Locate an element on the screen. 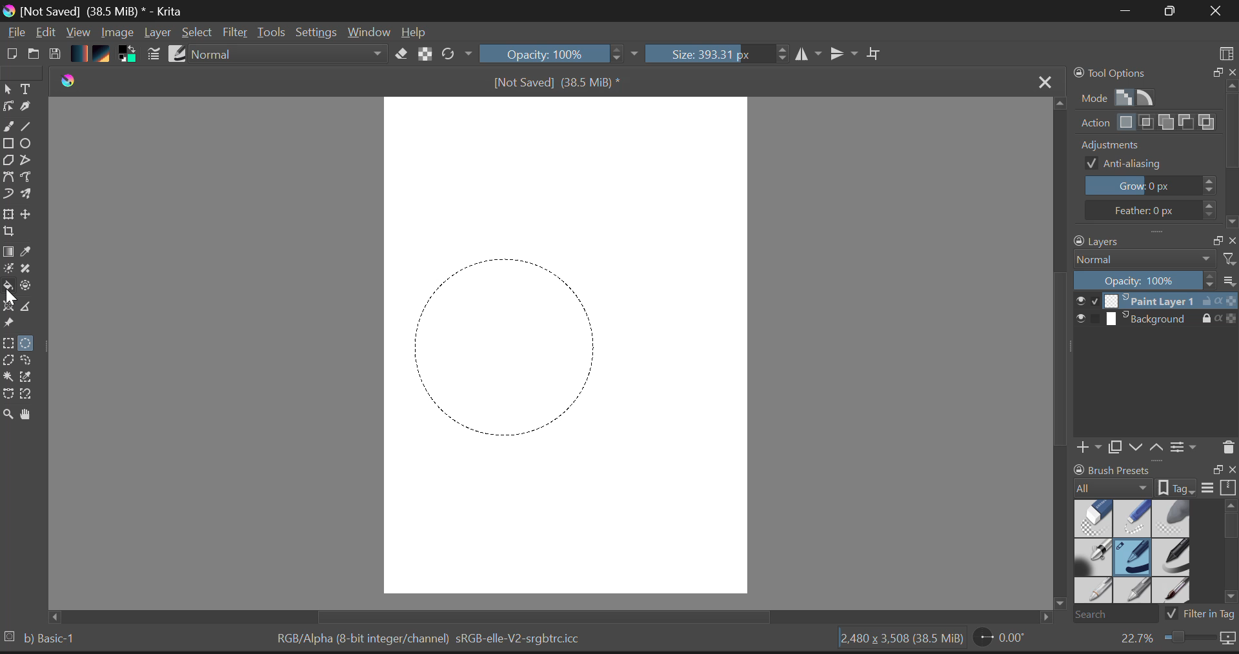 This screenshot has height=654, width=1239. Multibrush Tool is located at coordinates (30, 195).